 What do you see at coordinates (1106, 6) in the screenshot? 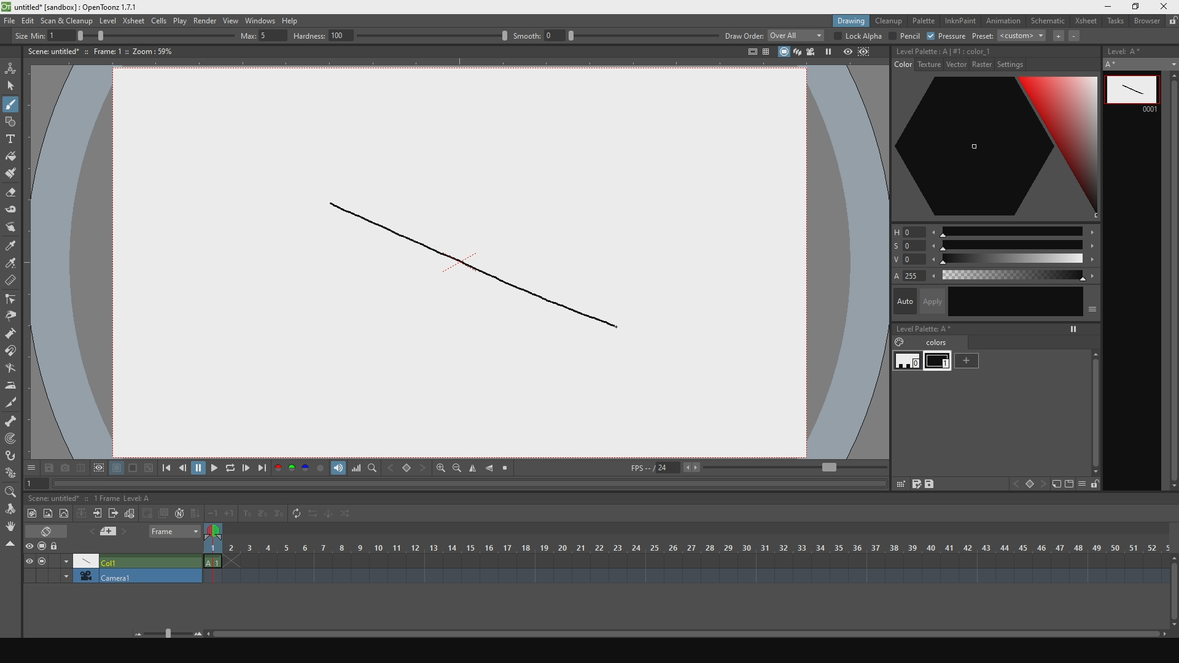
I see `minimize` at bounding box center [1106, 6].